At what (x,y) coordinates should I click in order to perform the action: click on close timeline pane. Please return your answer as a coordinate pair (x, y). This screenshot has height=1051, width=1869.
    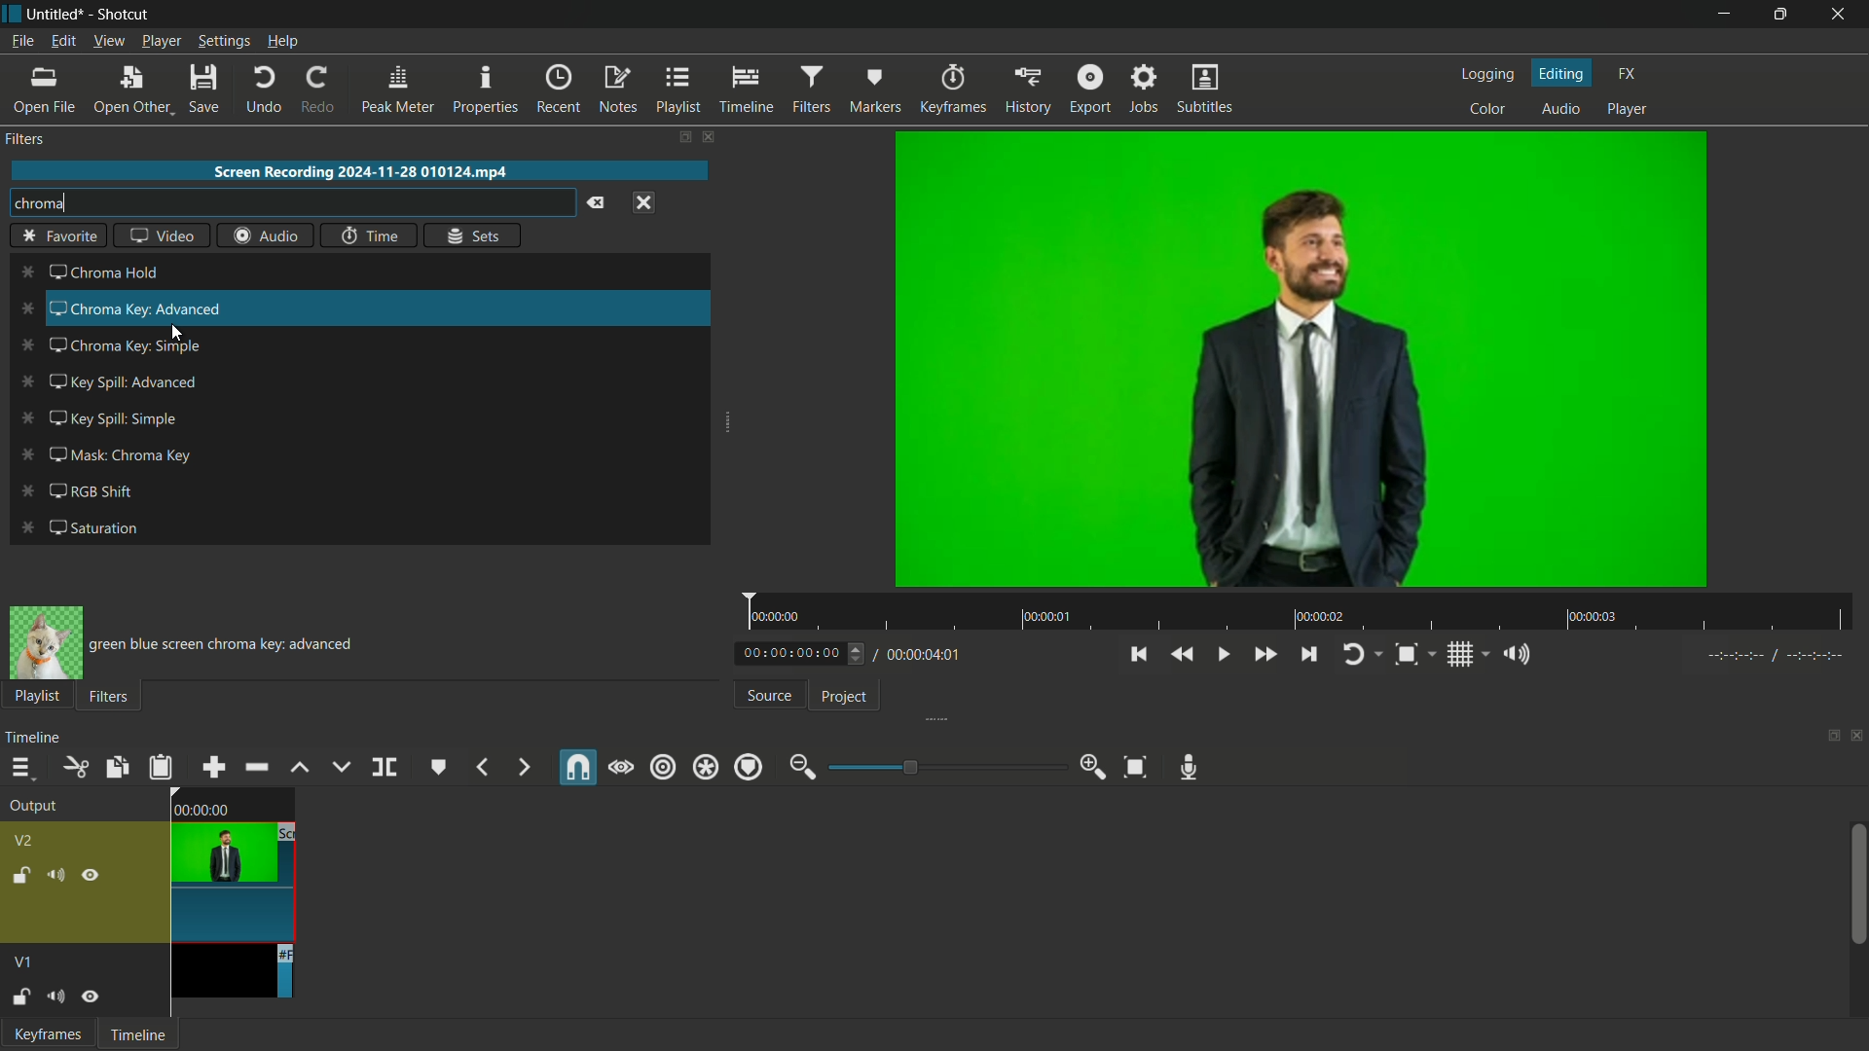
    Looking at the image, I should click on (1857, 736).